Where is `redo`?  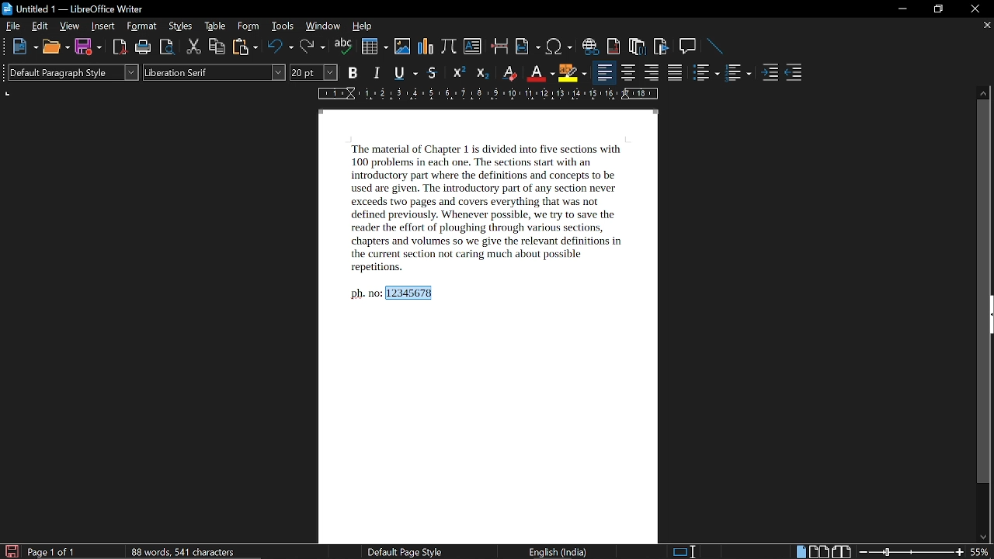
redo is located at coordinates (311, 47).